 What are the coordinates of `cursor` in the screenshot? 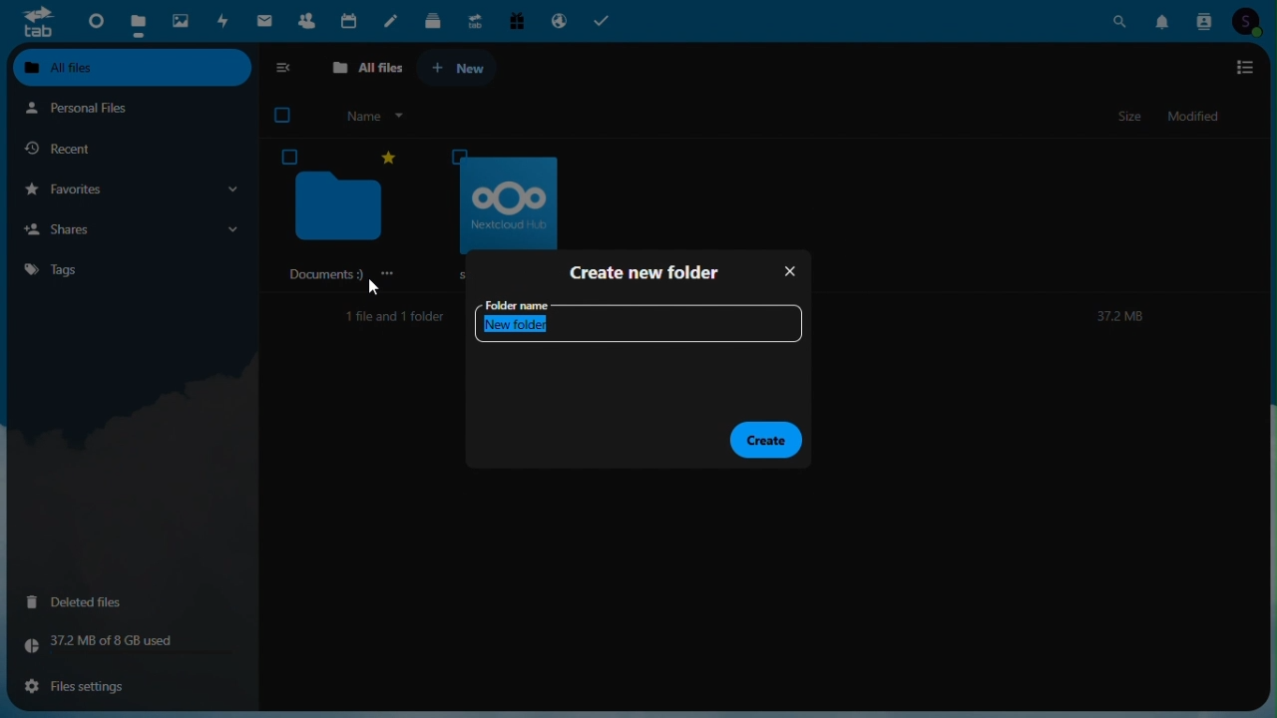 It's located at (375, 286).